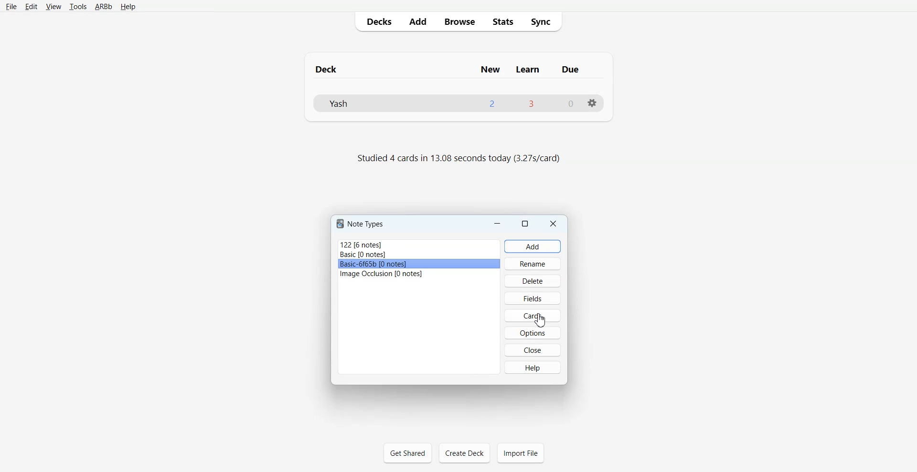 This screenshot has width=917, height=472. I want to click on Options, so click(533, 332).